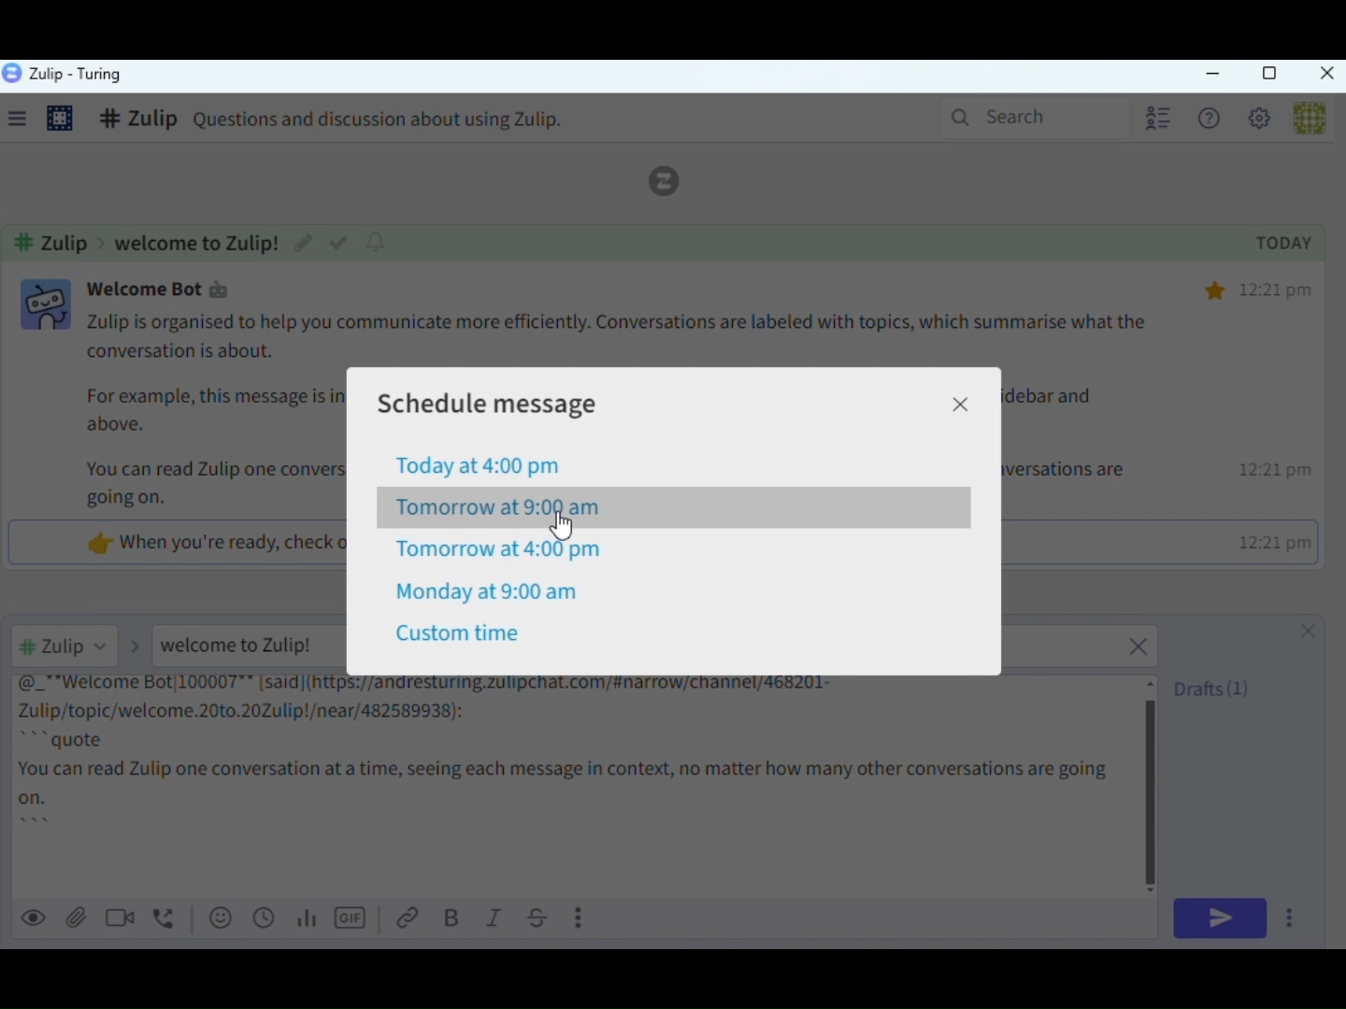 The width and height of the screenshot is (1346, 1009). Describe the element at coordinates (539, 918) in the screenshot. I see `Underline` at that location.